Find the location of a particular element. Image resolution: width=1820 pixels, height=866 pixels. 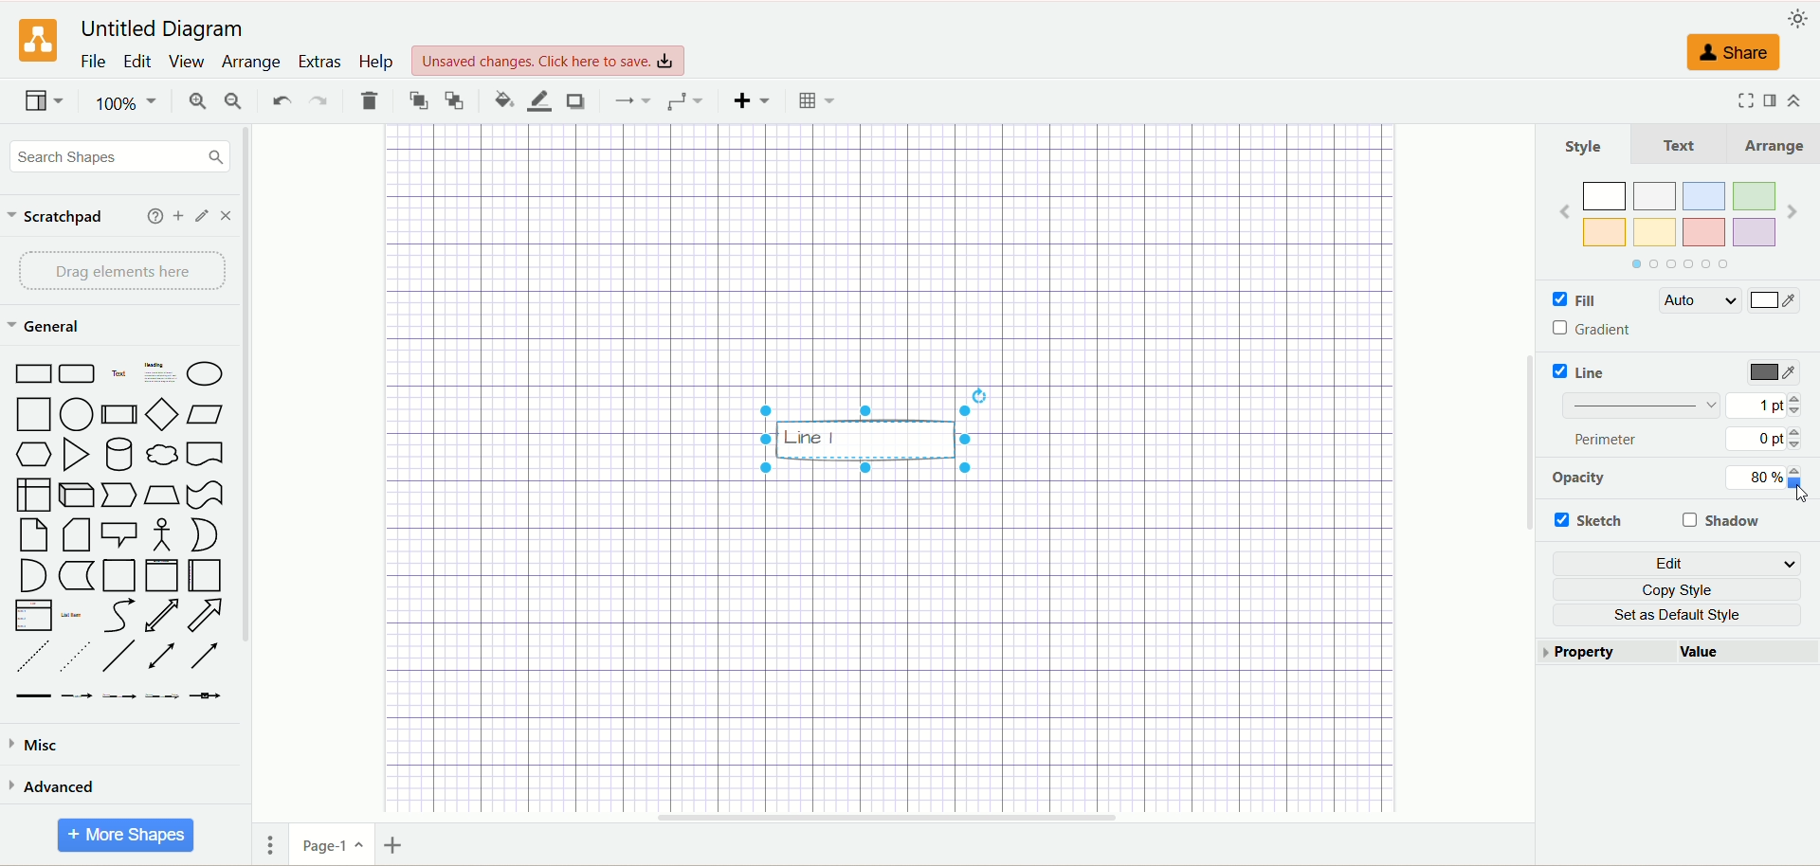

zoom in is located at coordinates (194, 100).